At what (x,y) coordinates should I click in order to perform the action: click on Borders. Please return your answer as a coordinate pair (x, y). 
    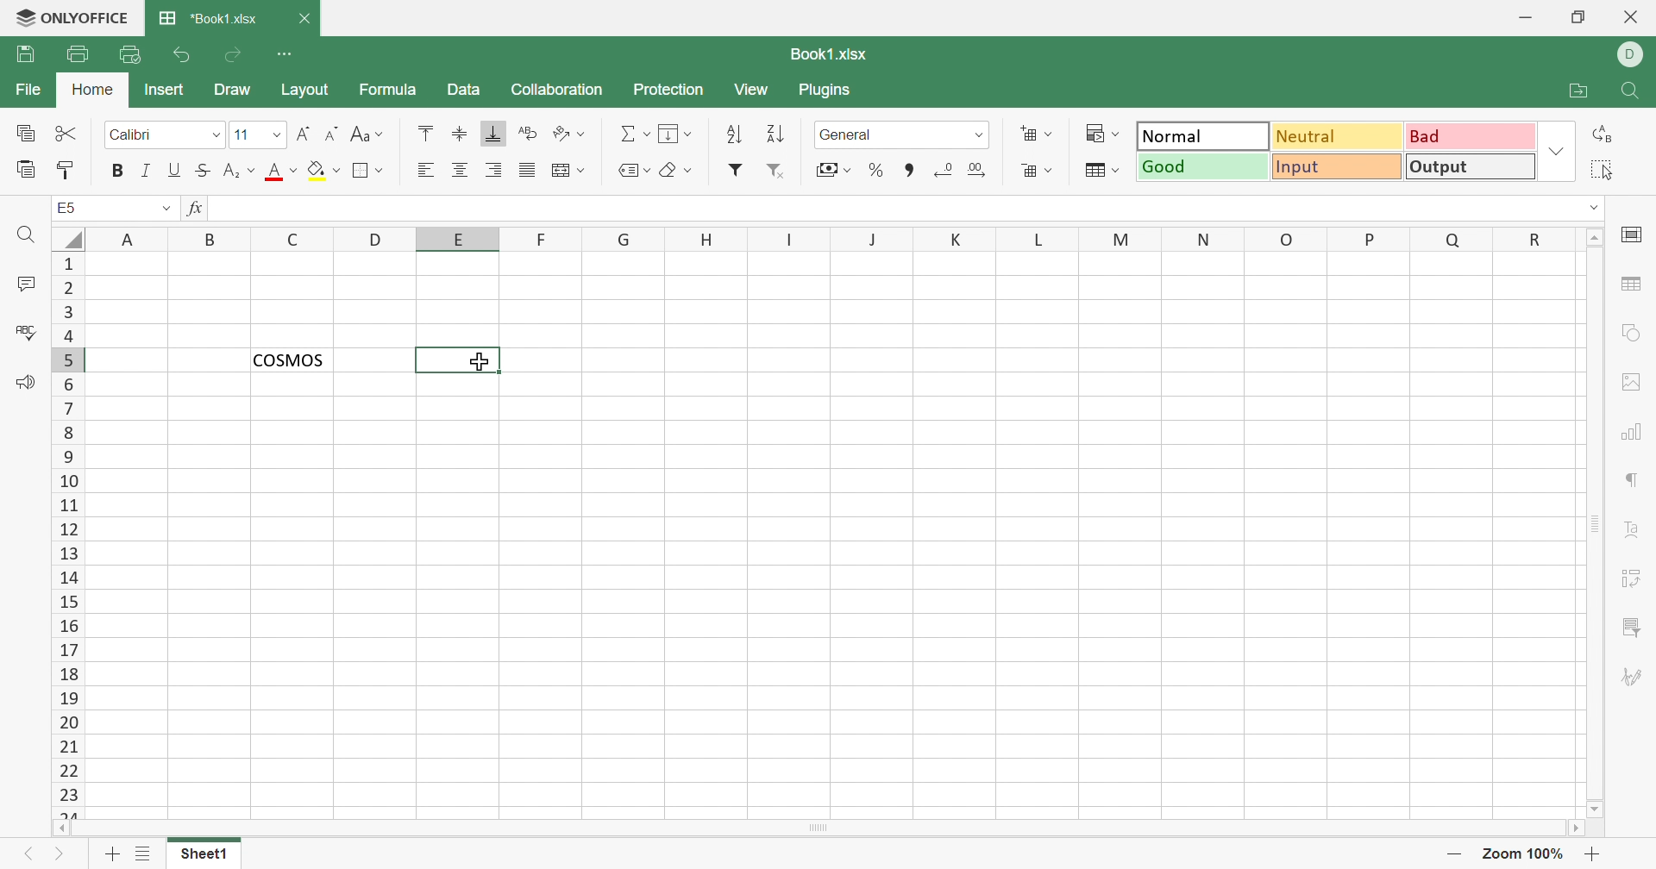
    Looking at the image, I should click on (370, 172).